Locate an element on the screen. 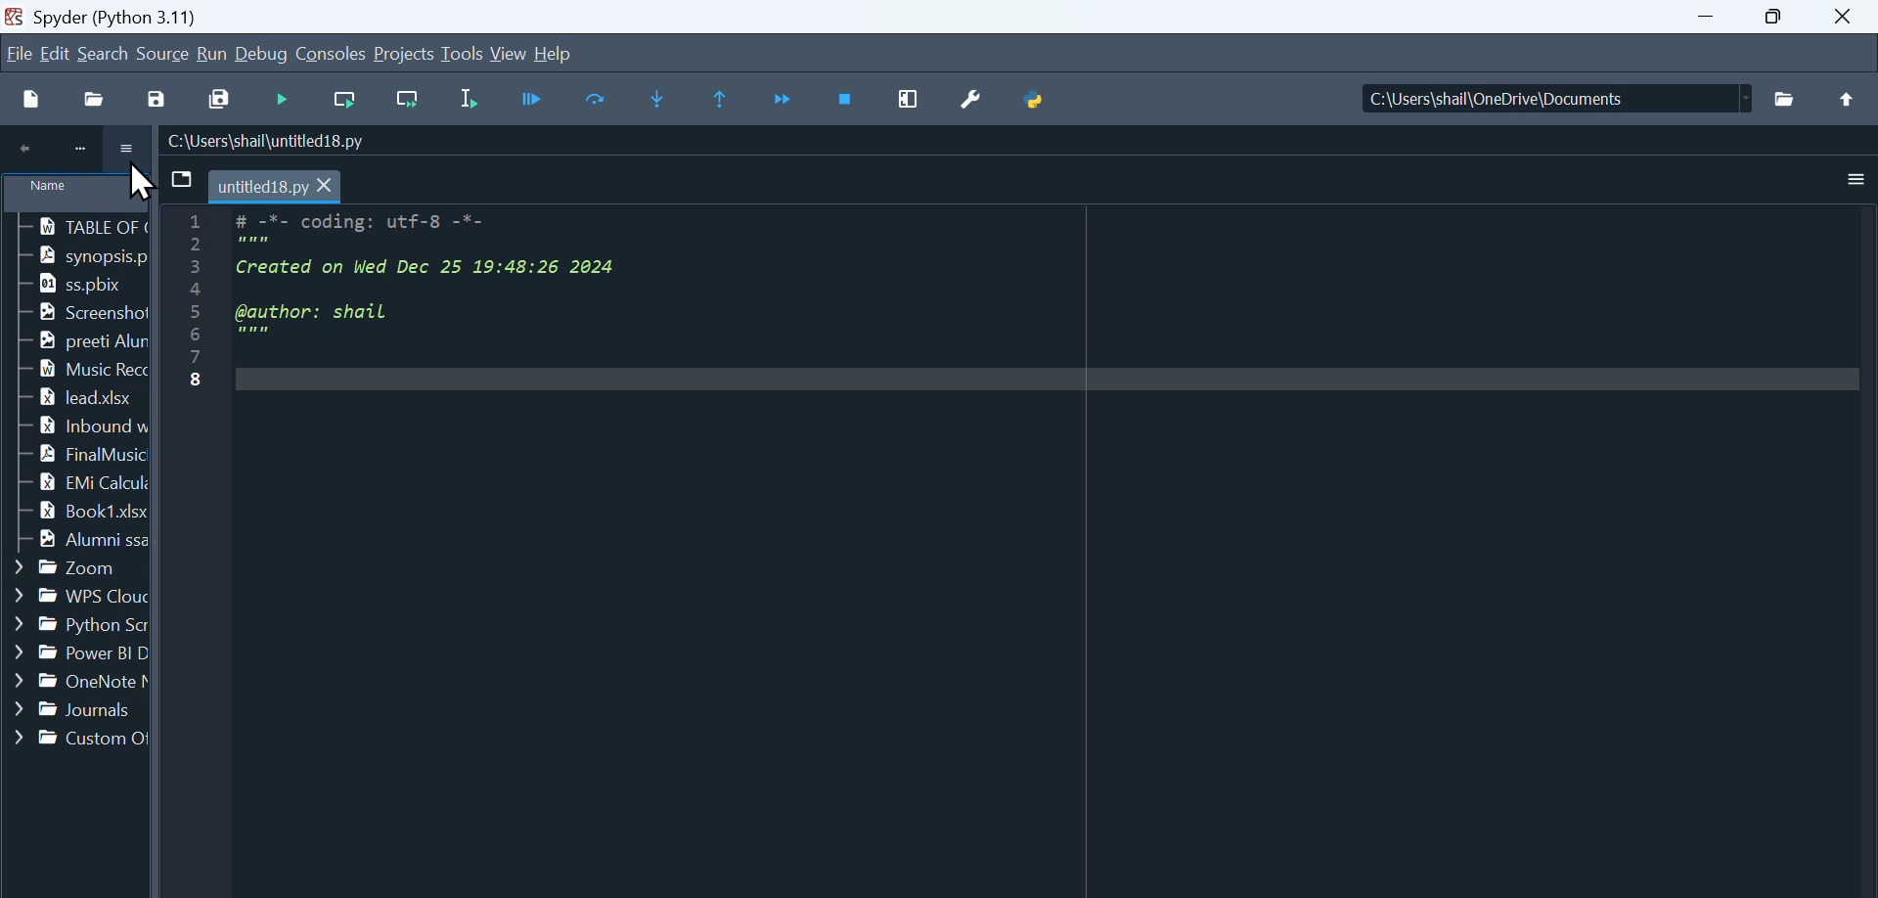  C:\users\shail\untitled18.py is located at coordinates (267, 141).